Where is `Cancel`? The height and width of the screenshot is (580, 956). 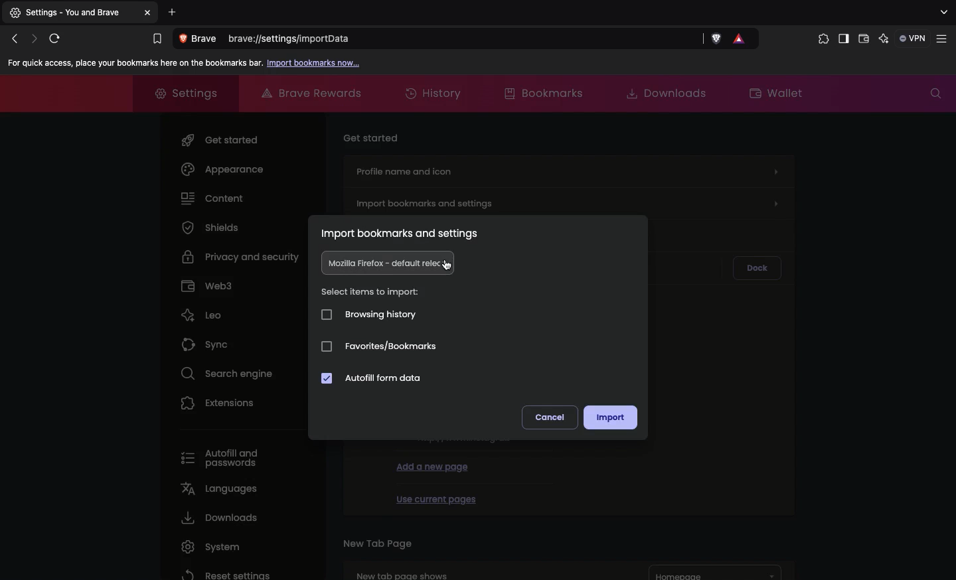
Cancel is located at coordinates (548, 417).